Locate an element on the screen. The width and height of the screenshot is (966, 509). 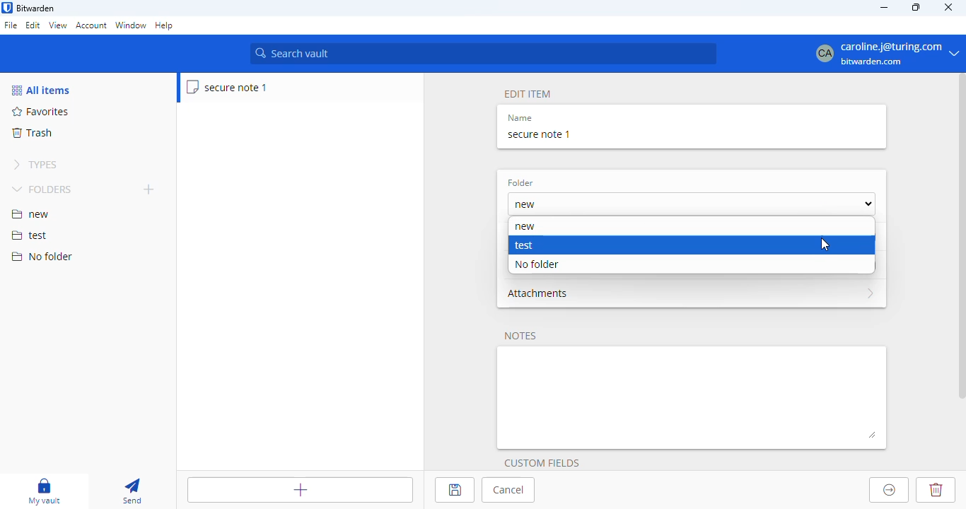
all items is located at coordinates (40, 90).